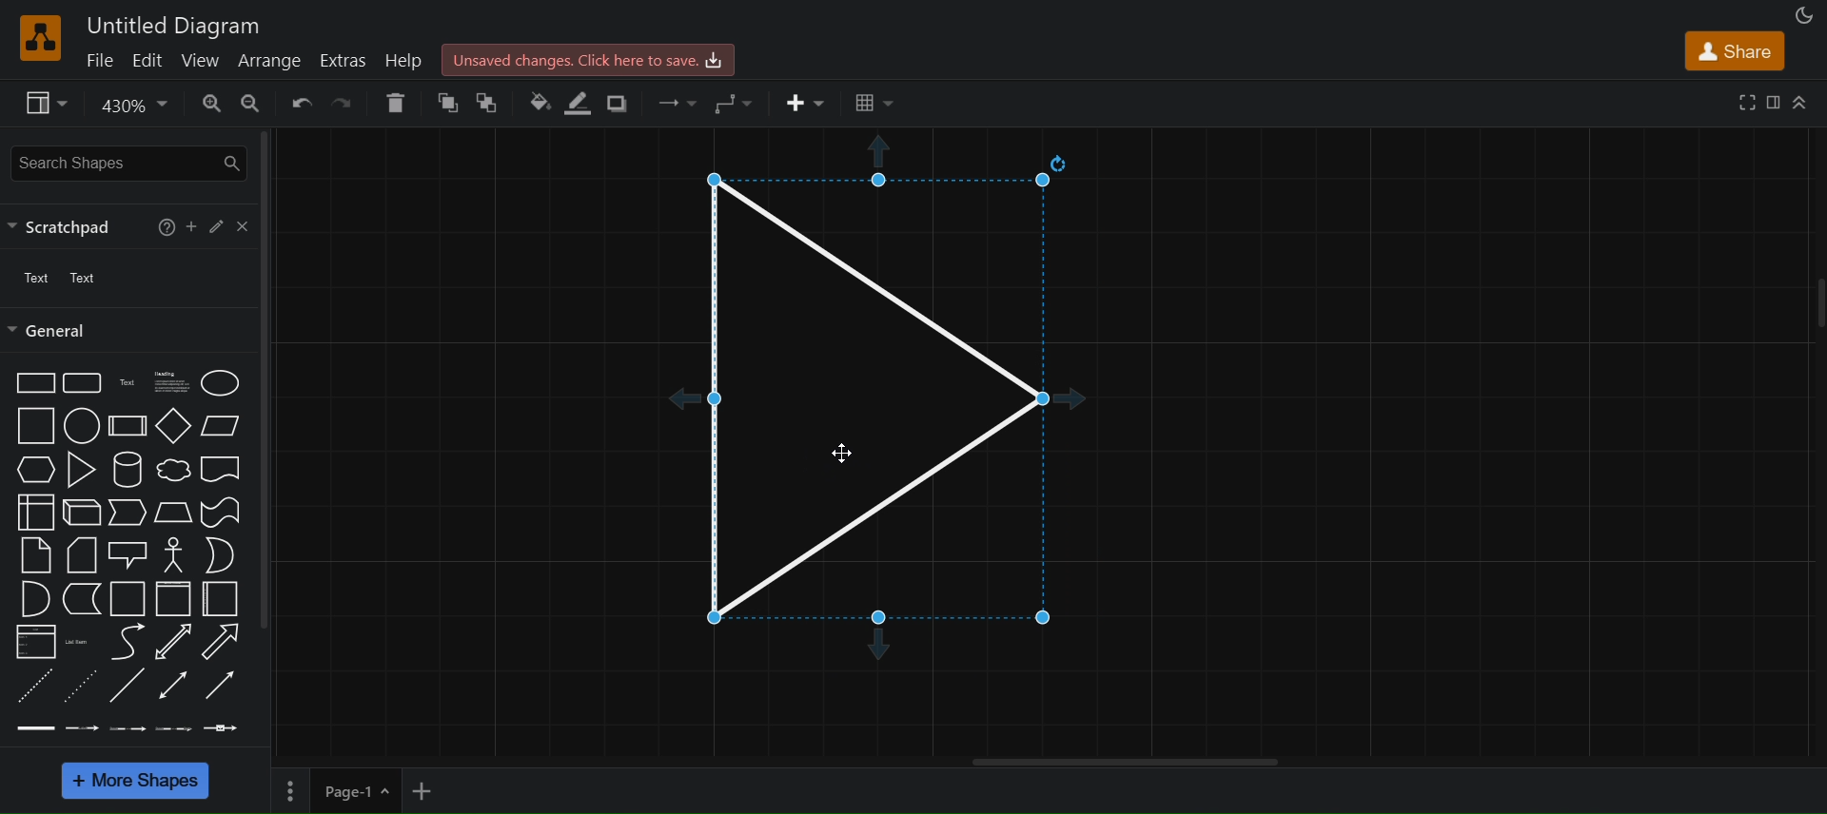 This screenshot has width=1827, height=814. I want to click on edit, so click(214, 226).